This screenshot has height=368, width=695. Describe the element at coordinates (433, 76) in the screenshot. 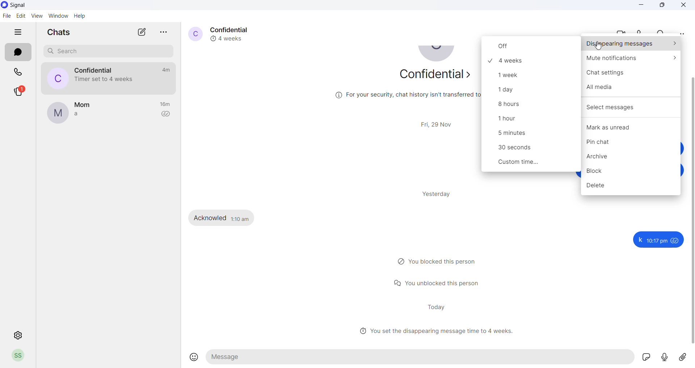

I see `about profile` at that location.